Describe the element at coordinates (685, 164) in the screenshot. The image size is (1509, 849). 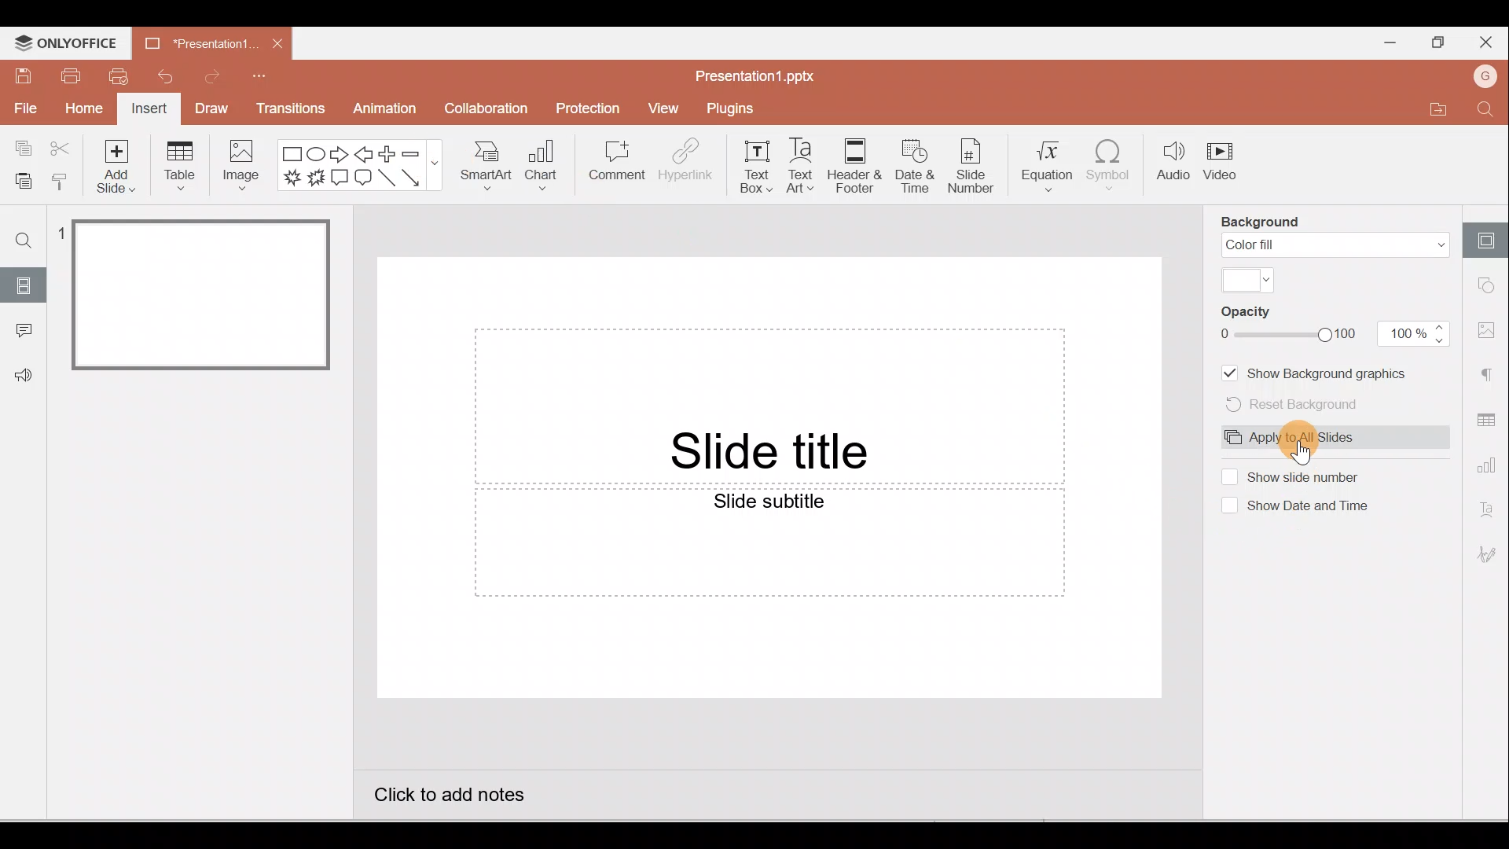
I see `Hyperlink` at that location.